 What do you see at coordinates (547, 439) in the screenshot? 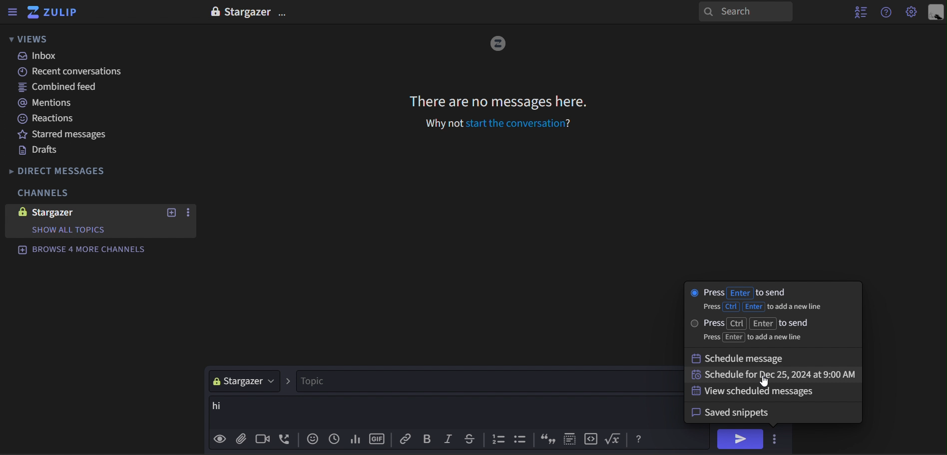
I see `inverted commas` at bounding box center [547, 439].